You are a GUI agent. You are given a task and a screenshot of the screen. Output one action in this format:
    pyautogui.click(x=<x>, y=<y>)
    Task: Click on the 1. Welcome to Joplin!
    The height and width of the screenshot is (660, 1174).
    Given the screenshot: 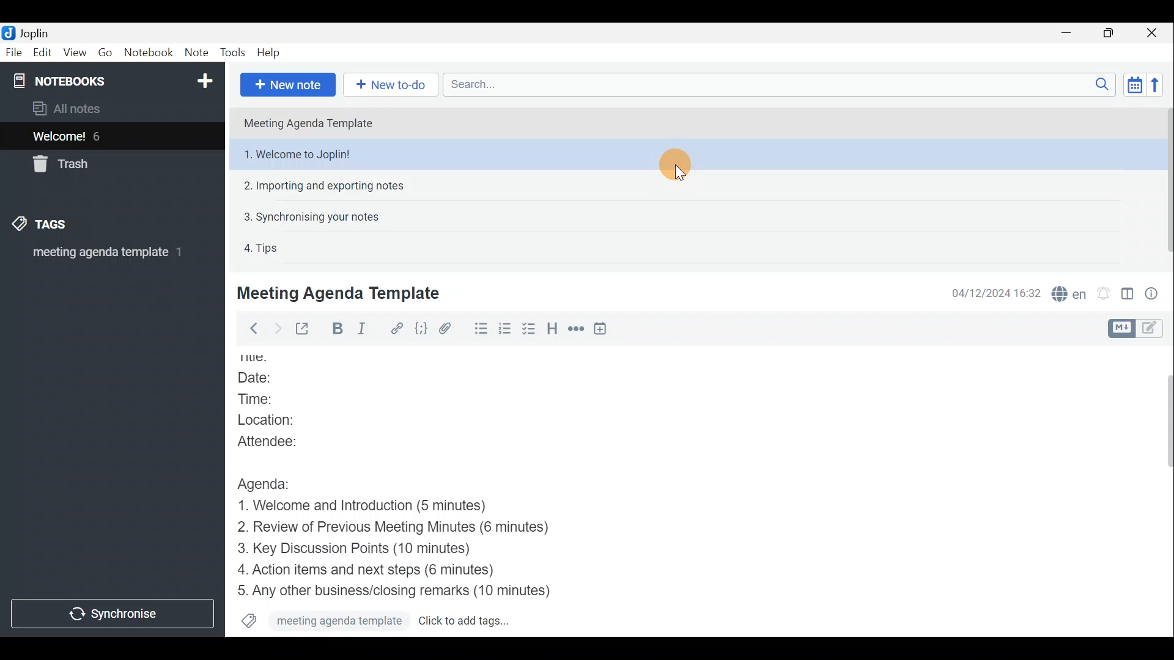 What is the action you would take?
    pyautogui.click(x=698, y=155)
    